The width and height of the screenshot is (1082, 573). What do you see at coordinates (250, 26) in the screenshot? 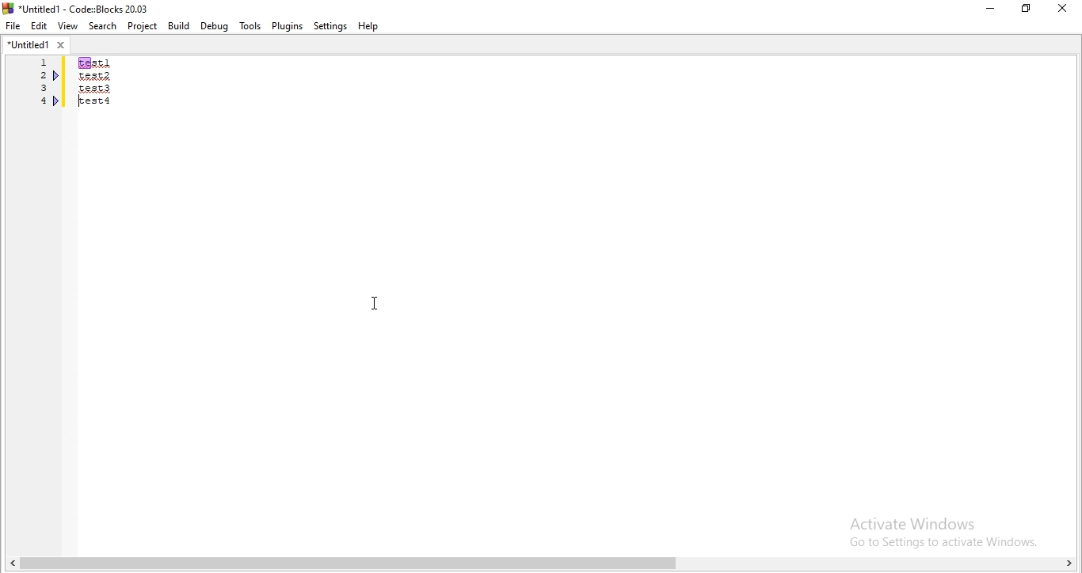
I see `Tools ` at bounding box center [250, 26].